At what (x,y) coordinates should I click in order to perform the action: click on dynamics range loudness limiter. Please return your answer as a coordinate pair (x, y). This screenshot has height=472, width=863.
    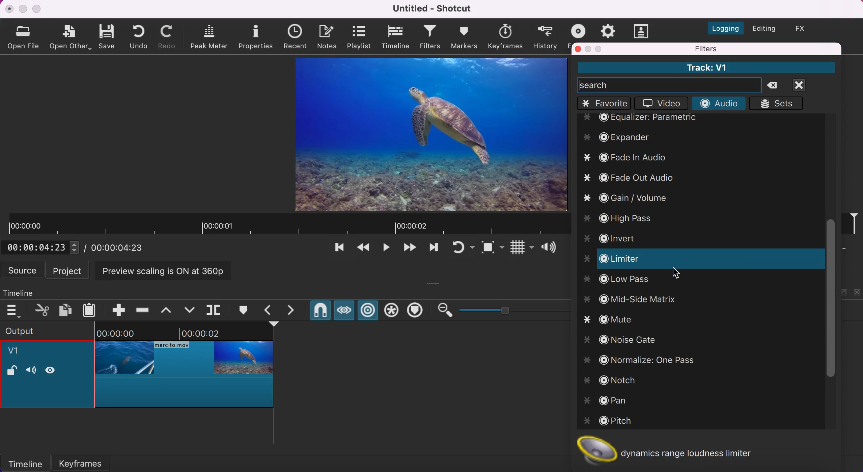
    Looking at the image, I should click on (674, 448).